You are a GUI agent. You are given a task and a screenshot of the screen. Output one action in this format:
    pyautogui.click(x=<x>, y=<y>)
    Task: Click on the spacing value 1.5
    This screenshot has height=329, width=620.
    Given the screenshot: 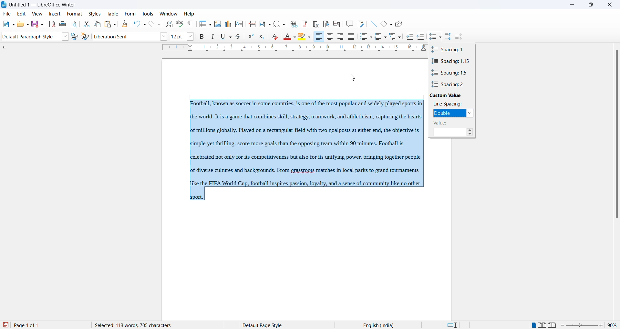 What is the action you would take?
    pyautogui.click(x=452, y=73)
    